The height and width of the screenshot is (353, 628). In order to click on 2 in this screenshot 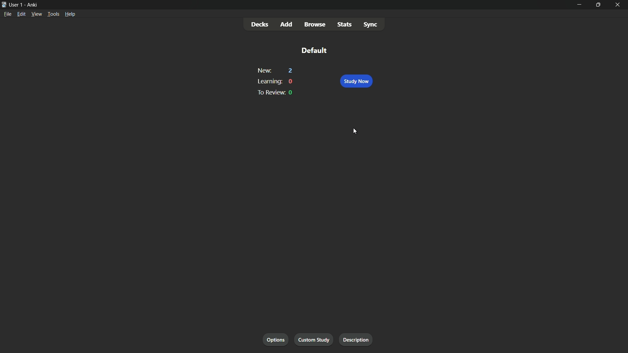, I will do `click(290, 70)`.